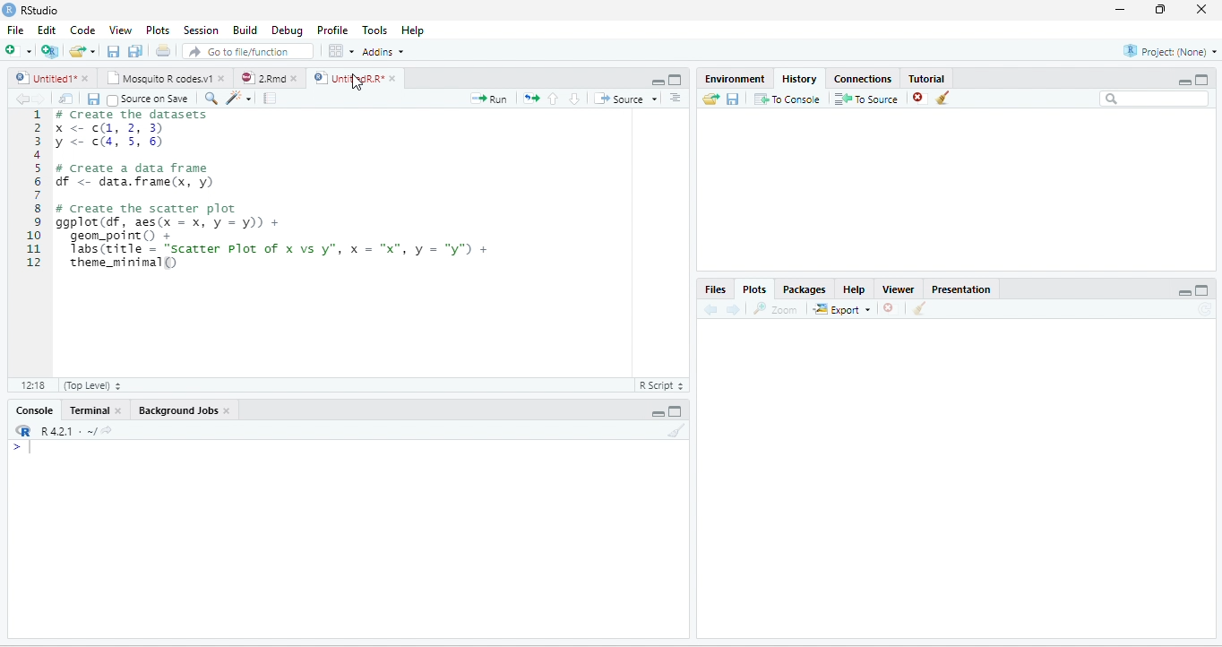 The height and width of the screenshot is (647, 1222). Describe the element at coordinates (90, 384) in the screenshot. I see `(Top Level)` at that location.